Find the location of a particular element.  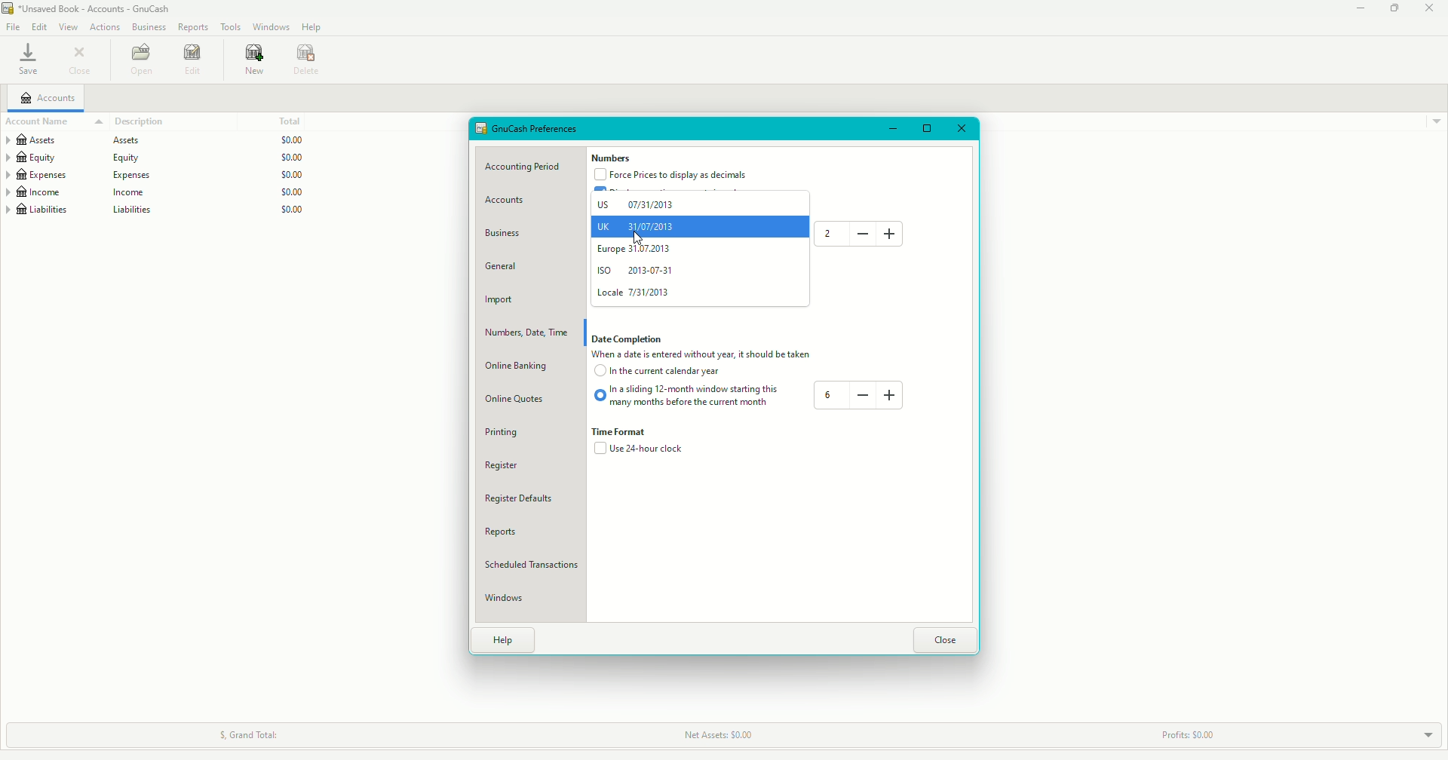

Help is located at coordinates (313, 27).